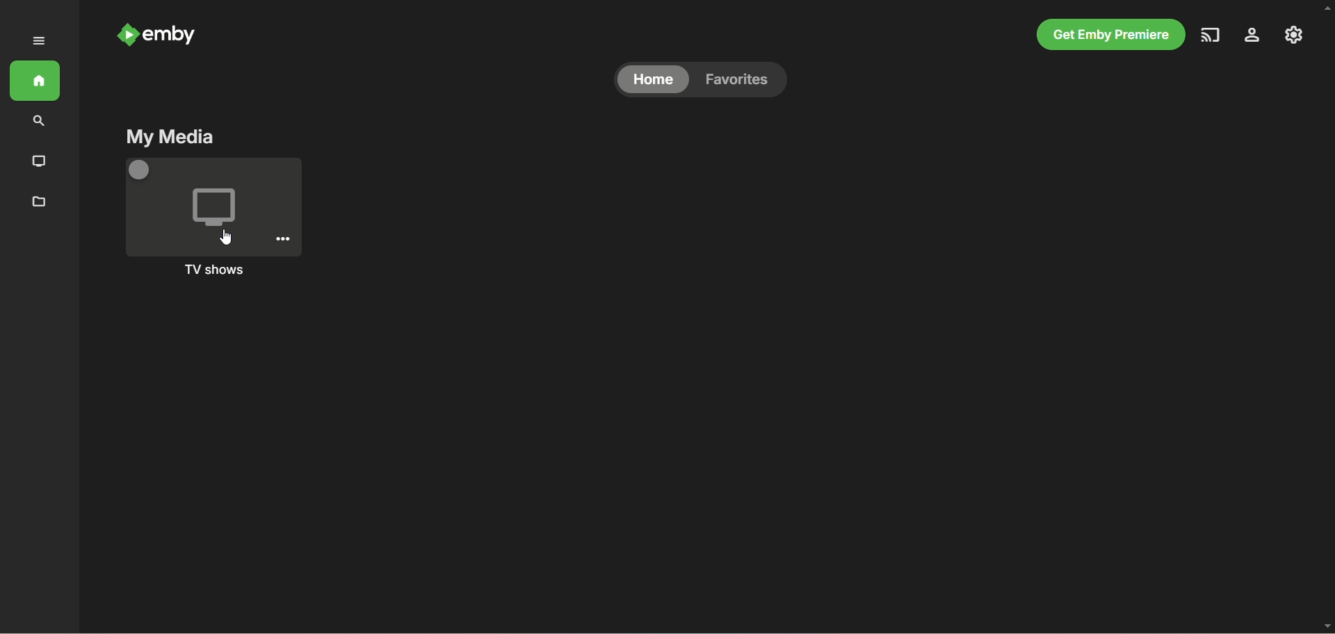 The image size is (1335, 634). What do you see at coordinates (214, 270) in the screenshot?
I see `TV shows` at bounding box center [214, 270].